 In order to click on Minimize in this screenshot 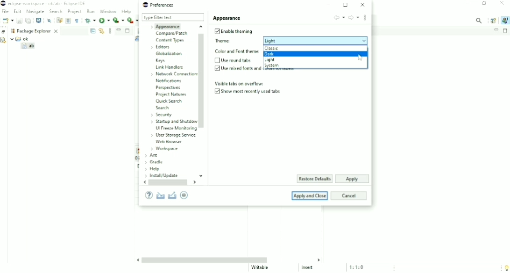, I will do `click(119, 29)`.